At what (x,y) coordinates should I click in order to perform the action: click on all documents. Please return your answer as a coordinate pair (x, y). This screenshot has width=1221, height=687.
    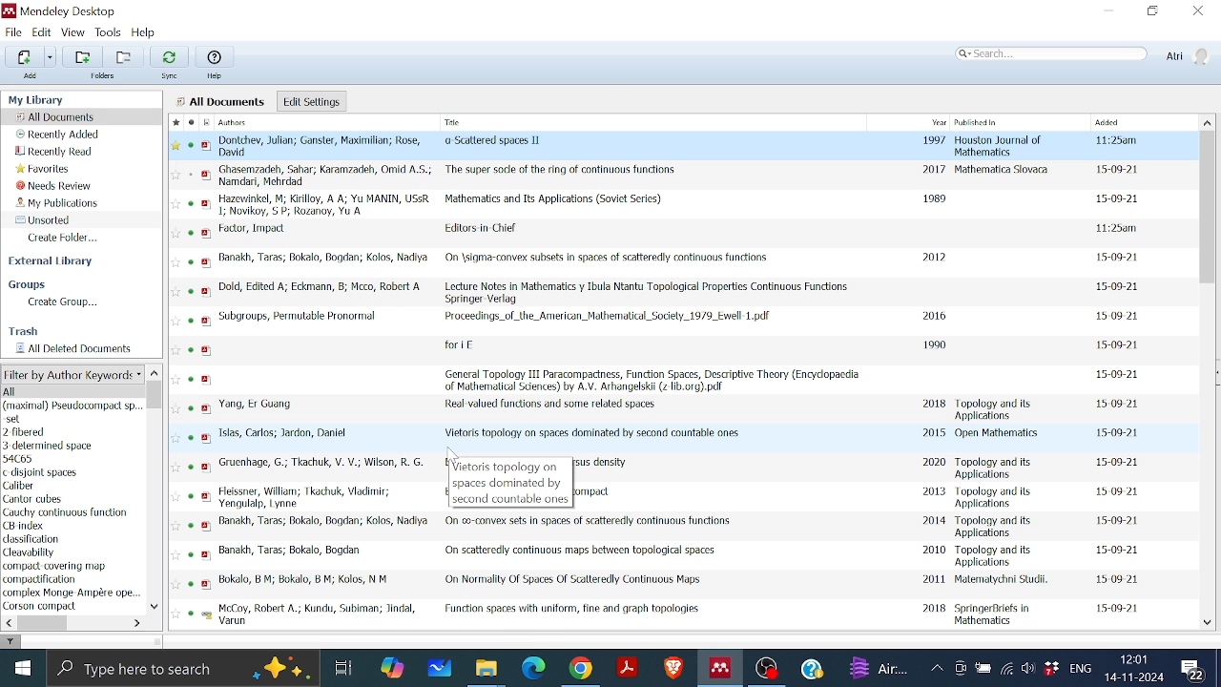
    Looking at the image, I should click on (219, 102).